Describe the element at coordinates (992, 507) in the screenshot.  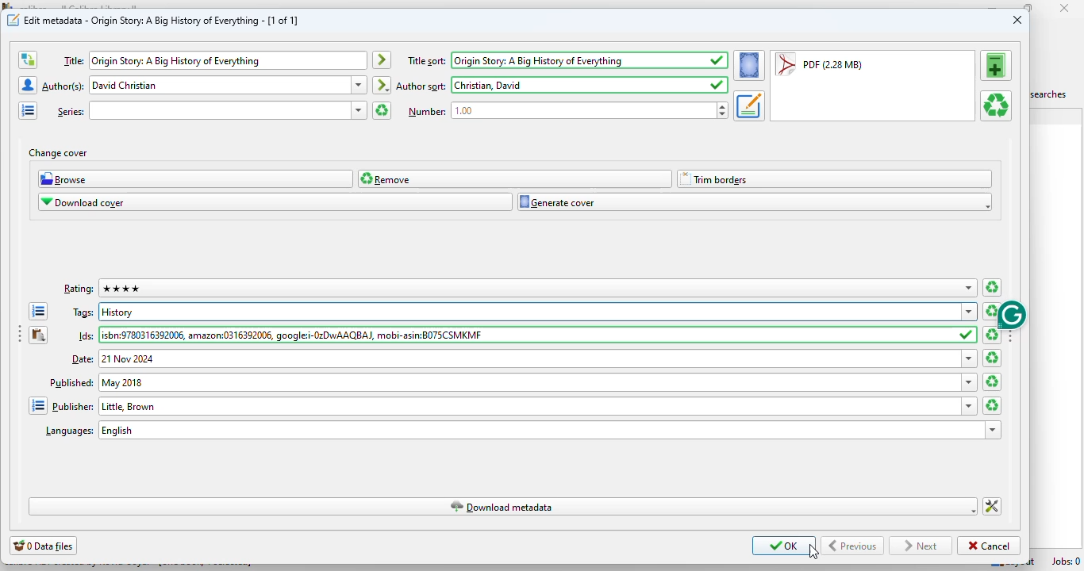
I see `change how calibre downloads metadata` at that location.